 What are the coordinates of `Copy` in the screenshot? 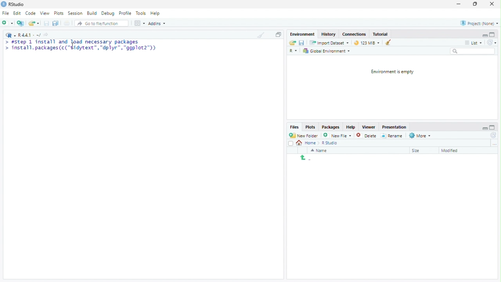 It's located at (278, 34).